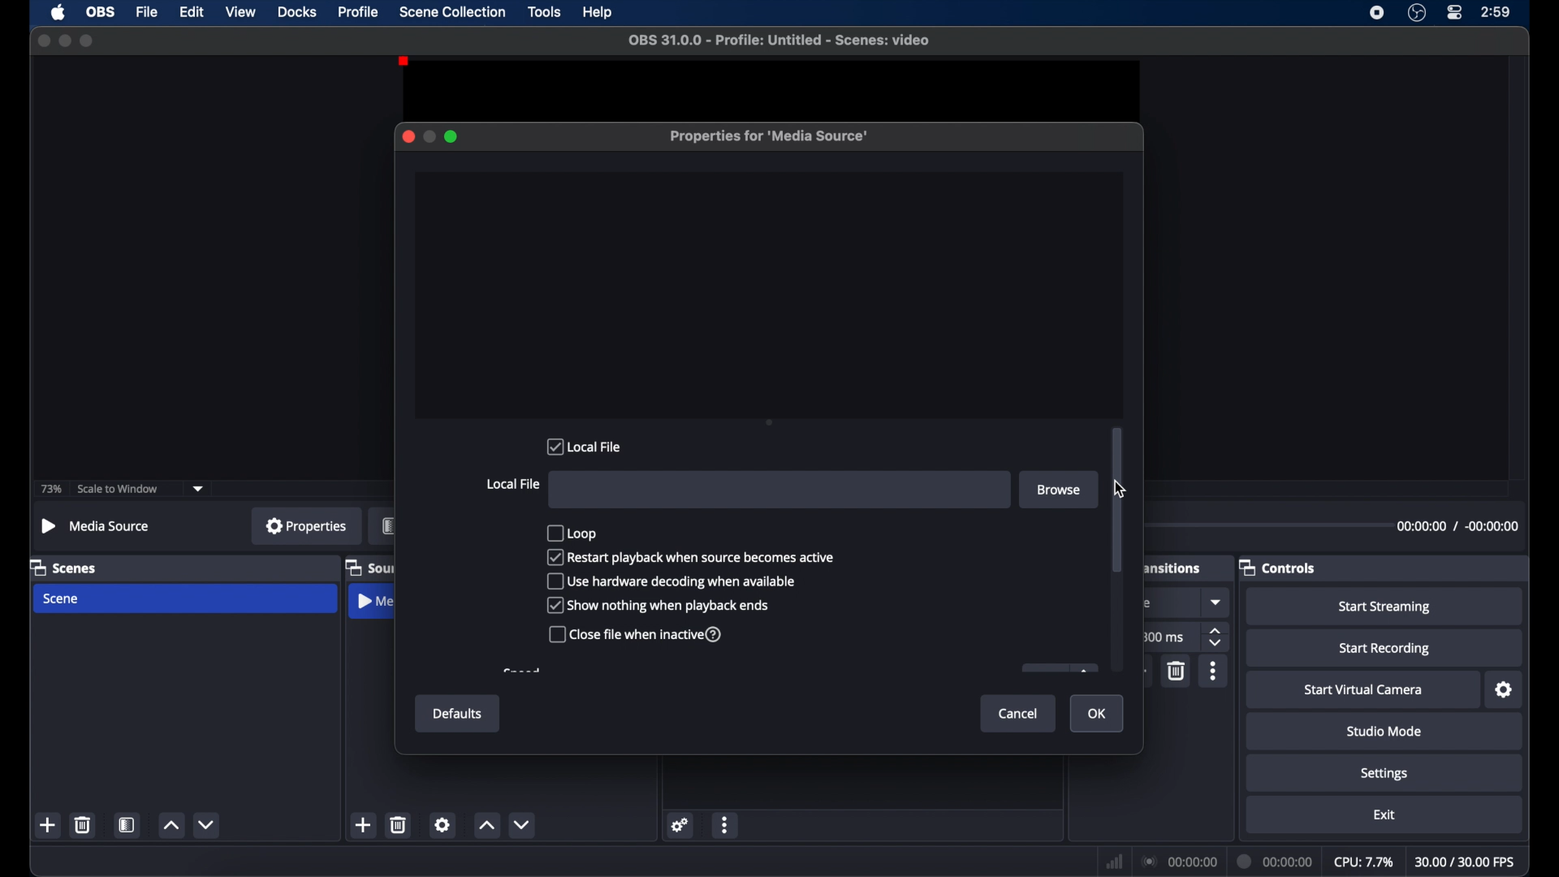  Describe the element at coordinates (521, 826) in the screenshot. I see `decrement` at that location.